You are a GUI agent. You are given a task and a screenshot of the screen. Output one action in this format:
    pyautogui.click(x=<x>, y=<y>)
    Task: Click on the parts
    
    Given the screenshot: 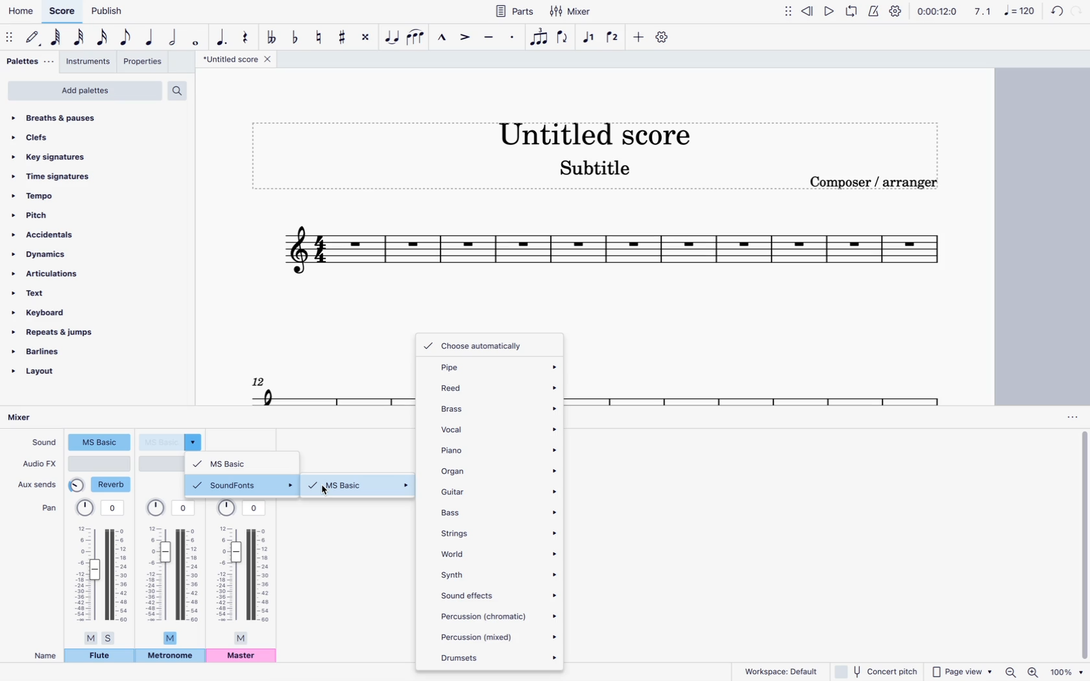 What is the action you would take?
    pyautogui.click(x=516, y=11)
    